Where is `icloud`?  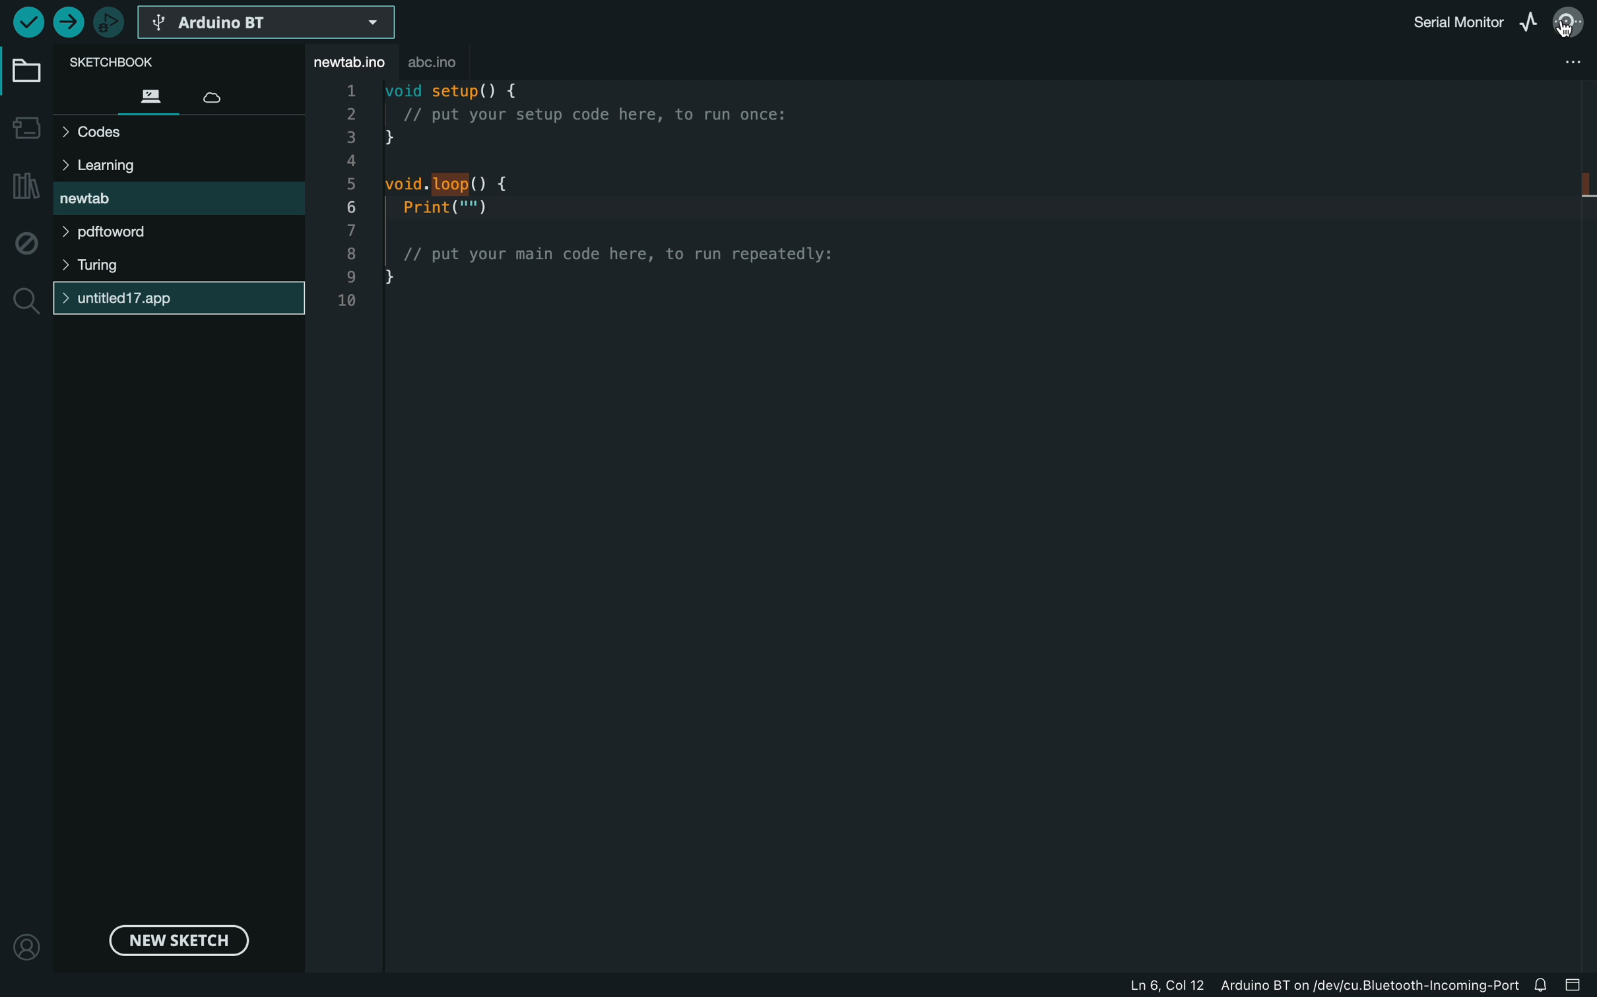
icloud is located at coordinates (214, 95).